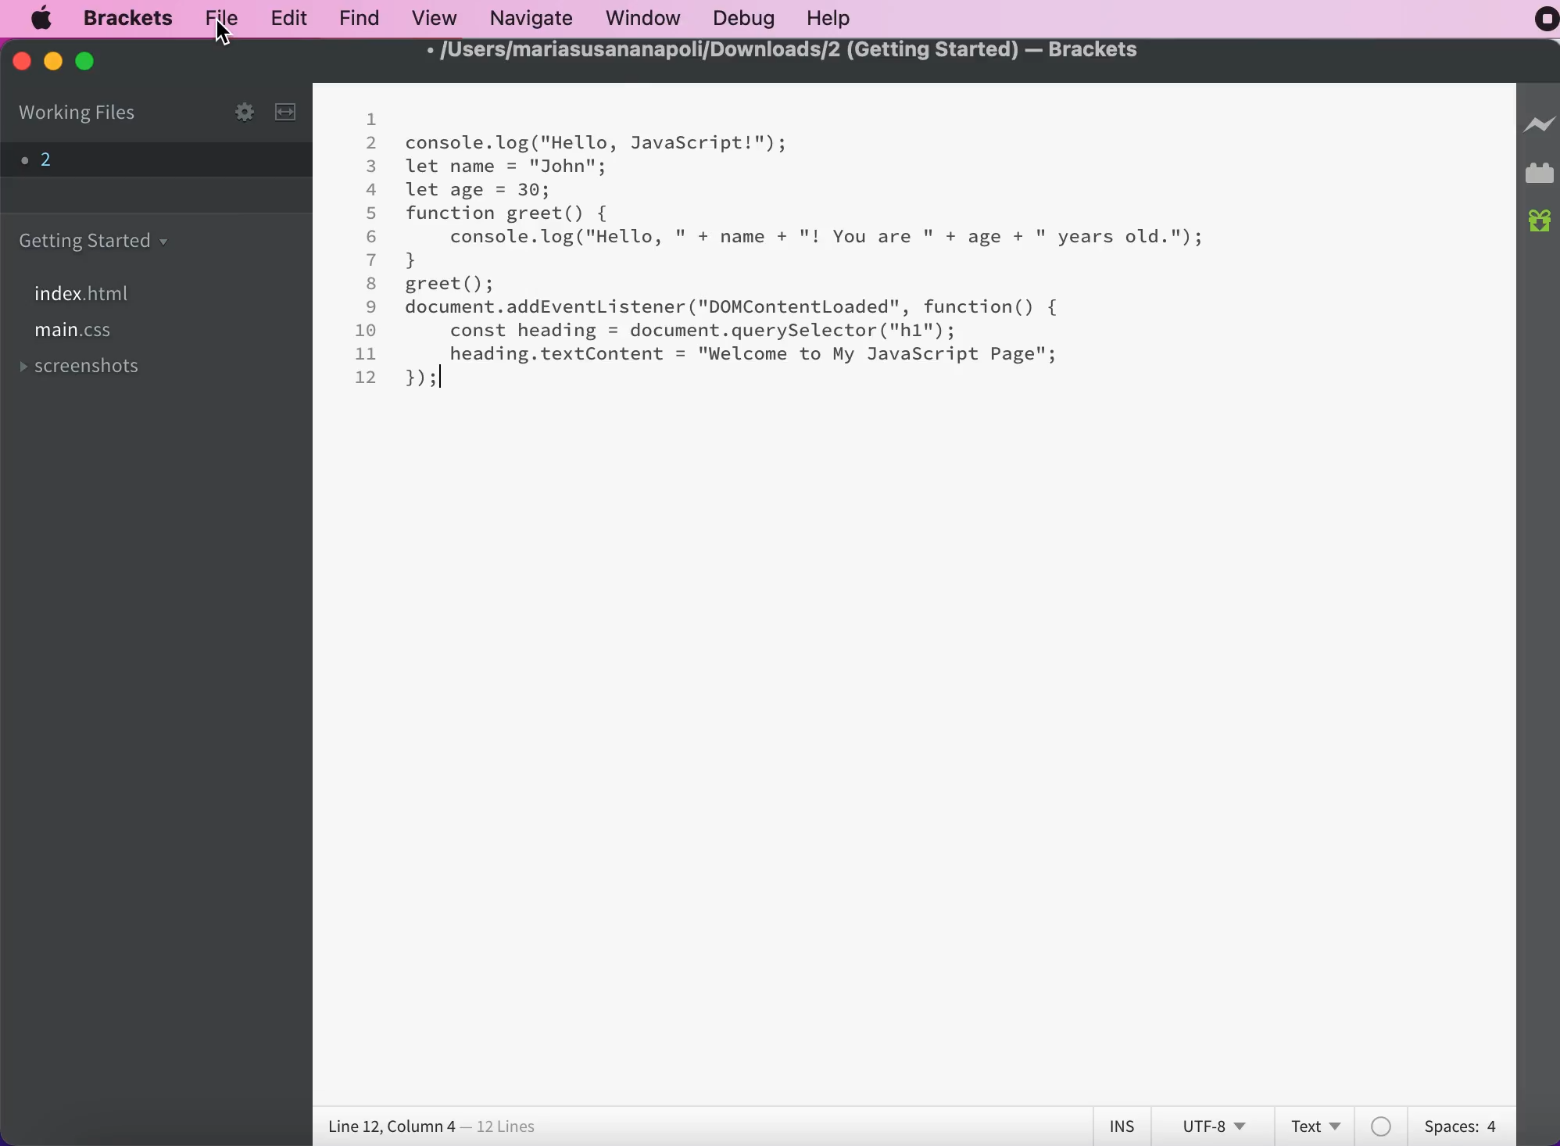 The height and width of the screenshot is (1146, 1560). I want to click on 6, so click(372, 237).